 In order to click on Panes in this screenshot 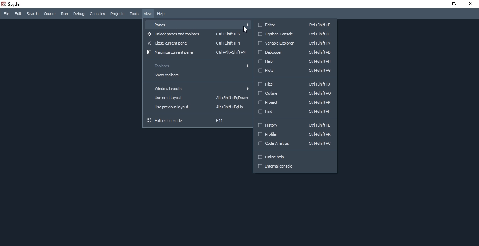, I will do `click(198, 24)`.